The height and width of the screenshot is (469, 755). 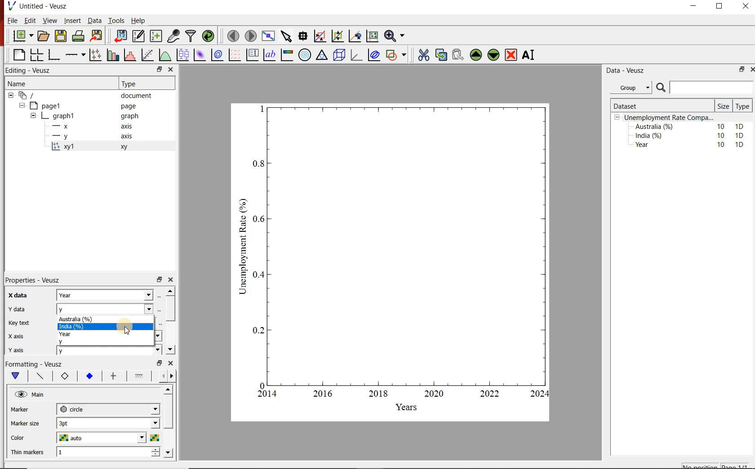 What do you see at coordinates (692, 146) in the screenshot?
I see `Year 10 1D` at bounding box center [692, 146].